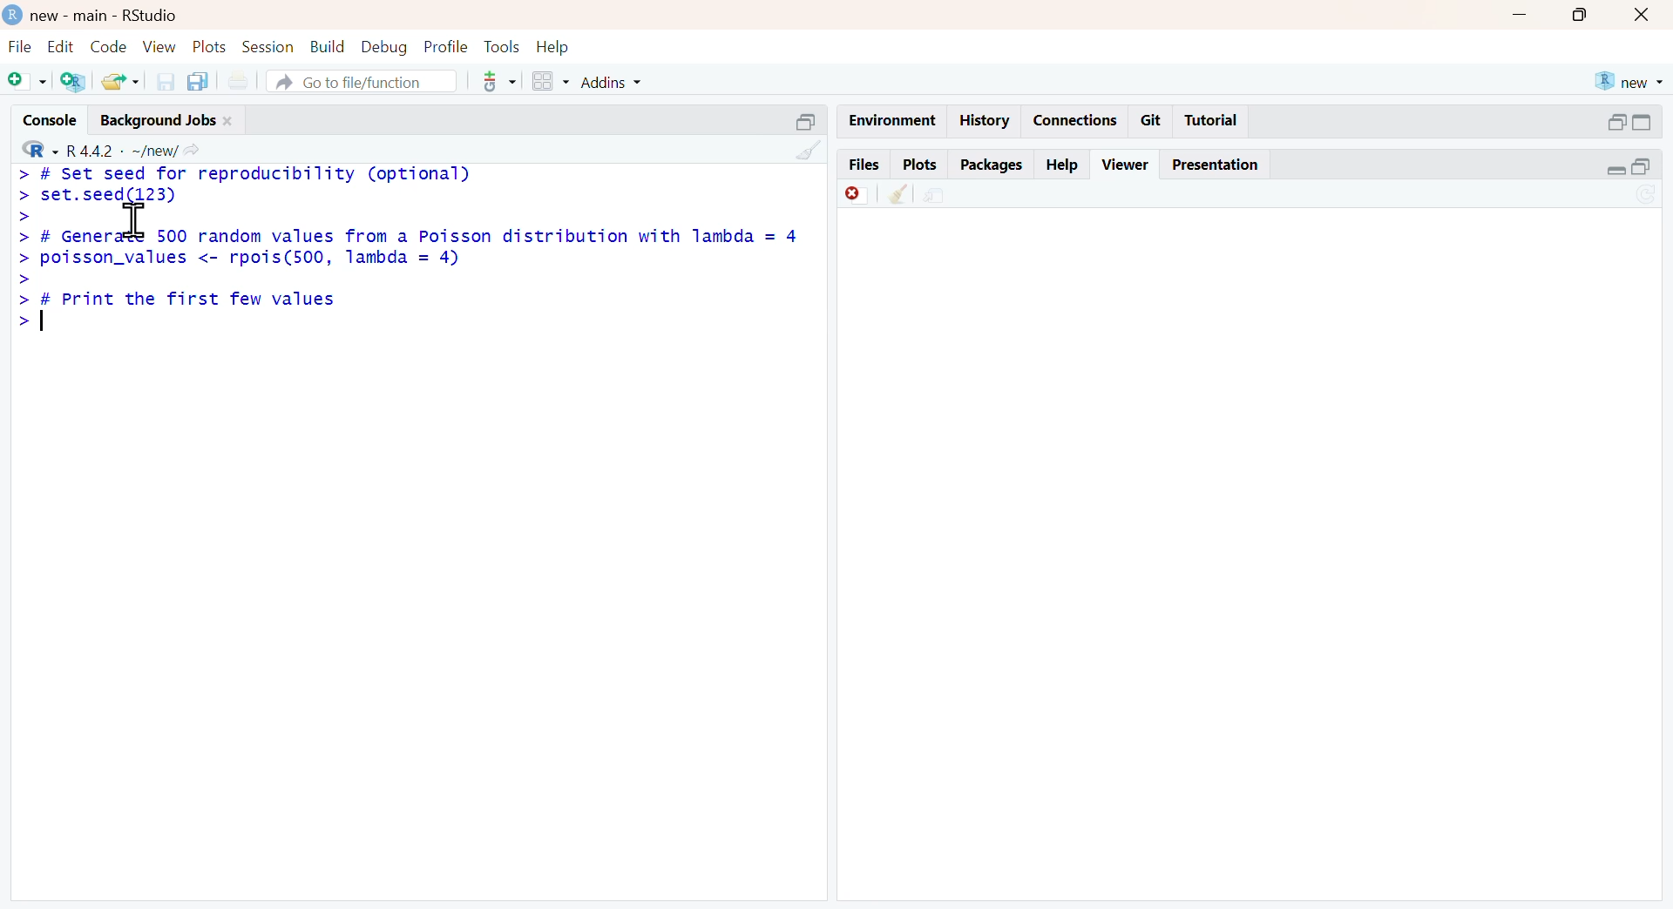 The image size is (1673, 909). Describe the element at coordinates (363, 81) in the screenshot. I see `go to file/function` at that location.